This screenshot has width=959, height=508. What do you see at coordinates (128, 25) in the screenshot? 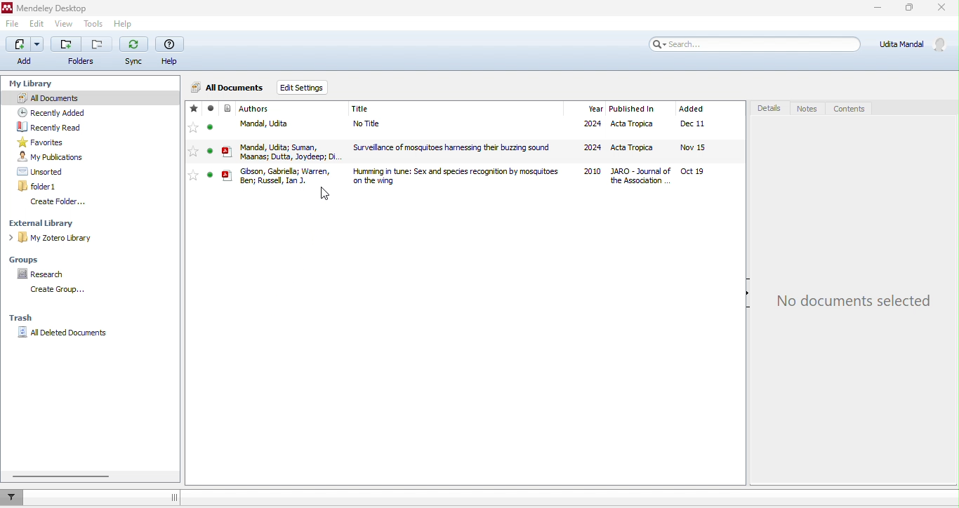
I see `help` at bounding box center [128, 25].